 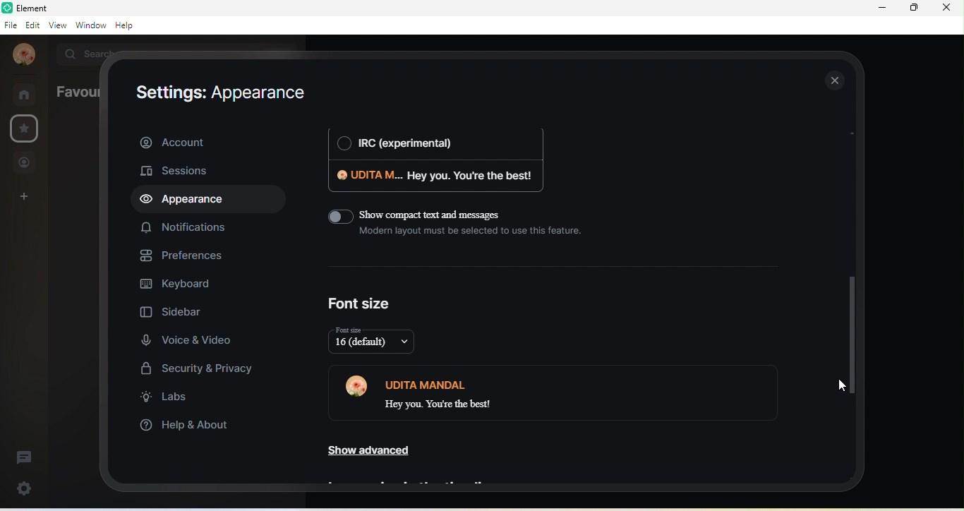 I want to click on close, so click(x=950, y=11).